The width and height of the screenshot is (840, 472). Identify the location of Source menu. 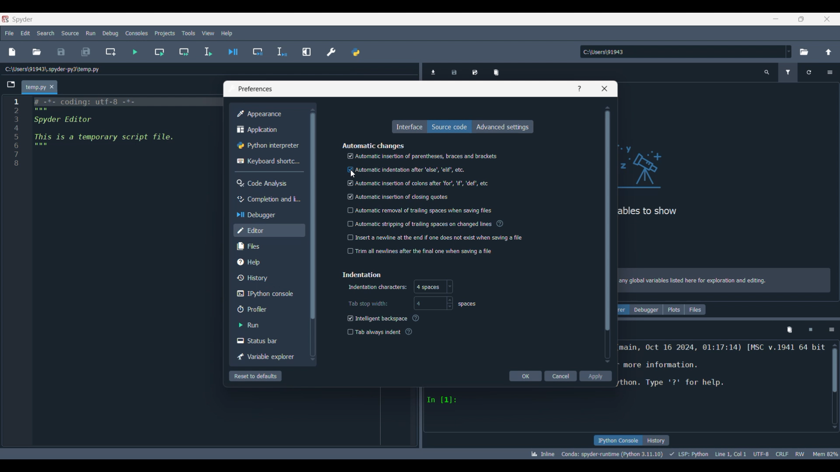
(70, 33).